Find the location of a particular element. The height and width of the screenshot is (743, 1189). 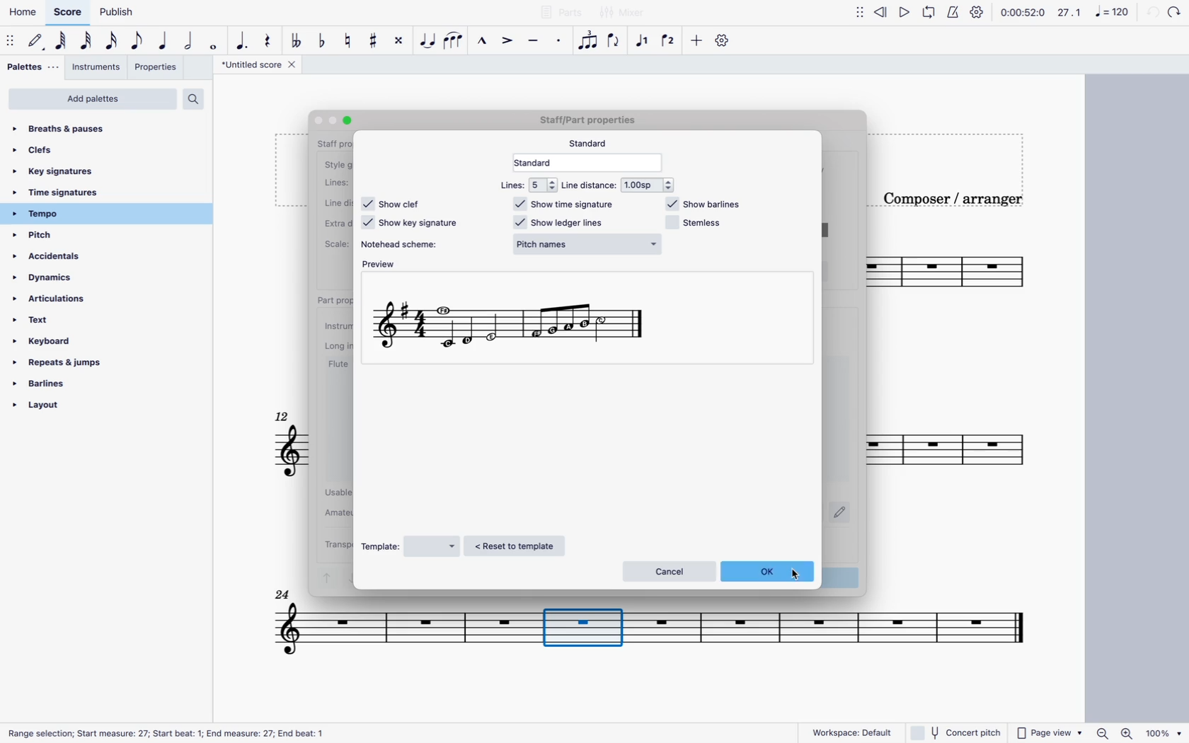

play is located at coordinates (903, 12).